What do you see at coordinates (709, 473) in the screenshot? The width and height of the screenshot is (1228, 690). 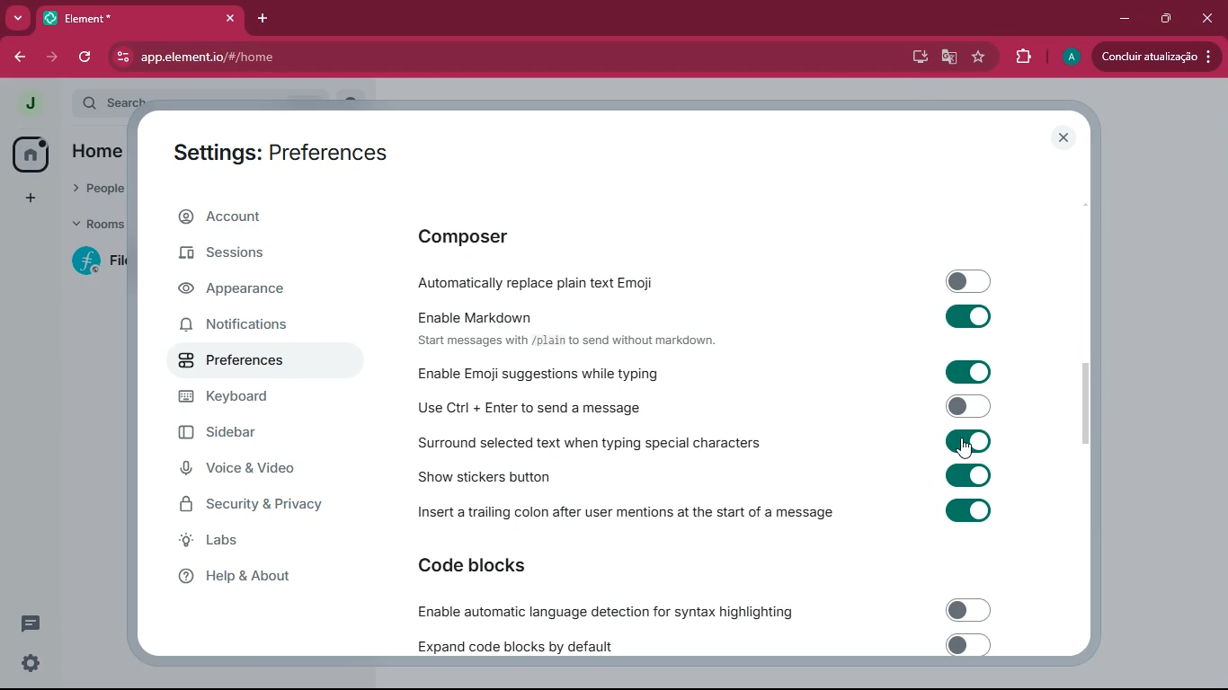 I see `show stickers button` at bounding box center [709, 473].